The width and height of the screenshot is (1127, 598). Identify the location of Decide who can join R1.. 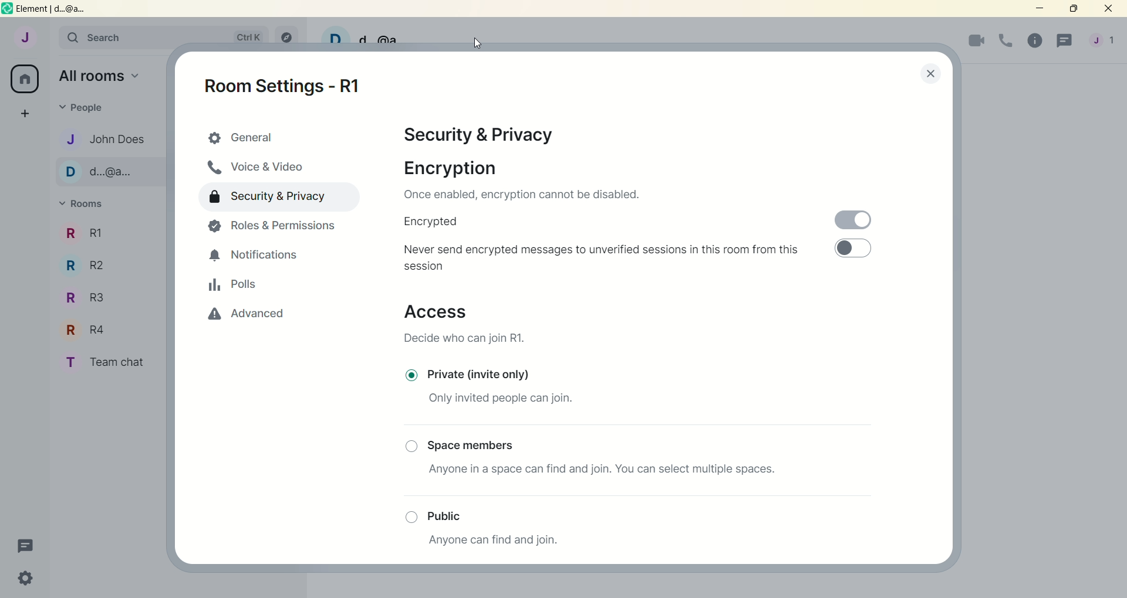
(467, 338).